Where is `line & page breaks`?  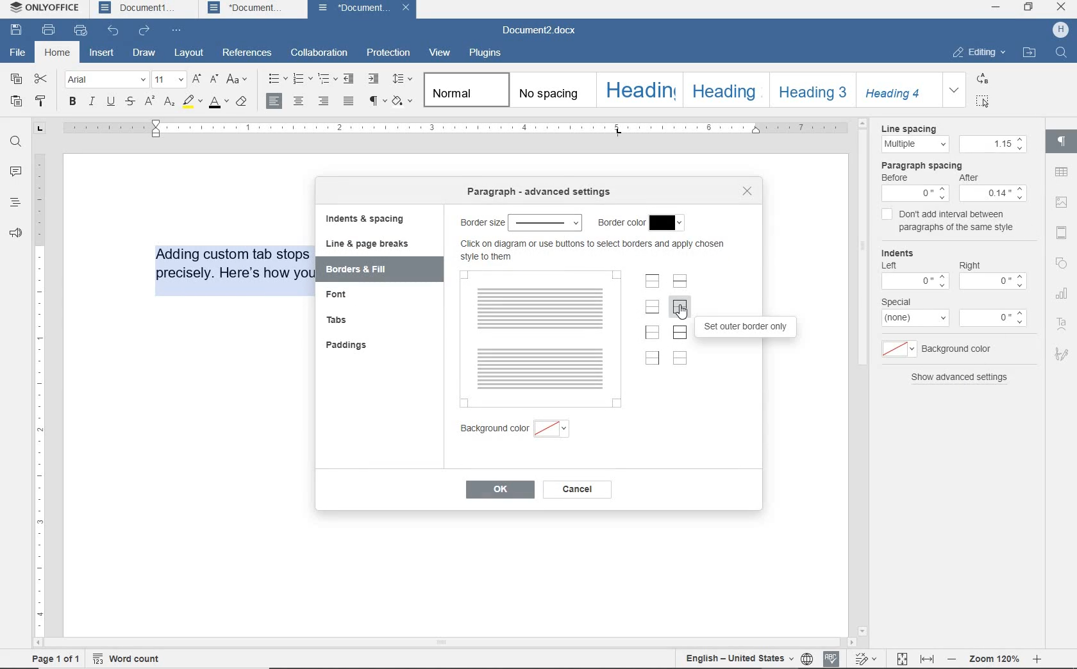
line & page breaks is located at coordinates (375, 244).